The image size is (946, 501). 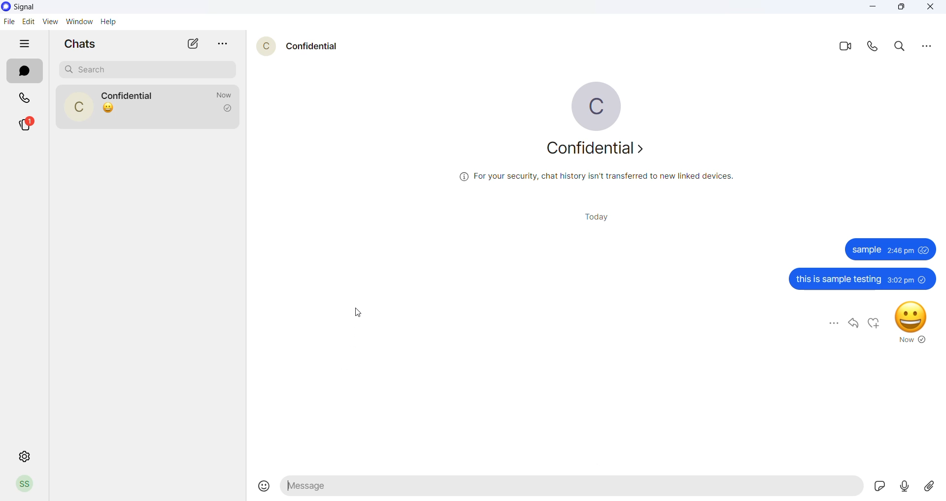 I want to click on last message time, so click(x=219, y=94).